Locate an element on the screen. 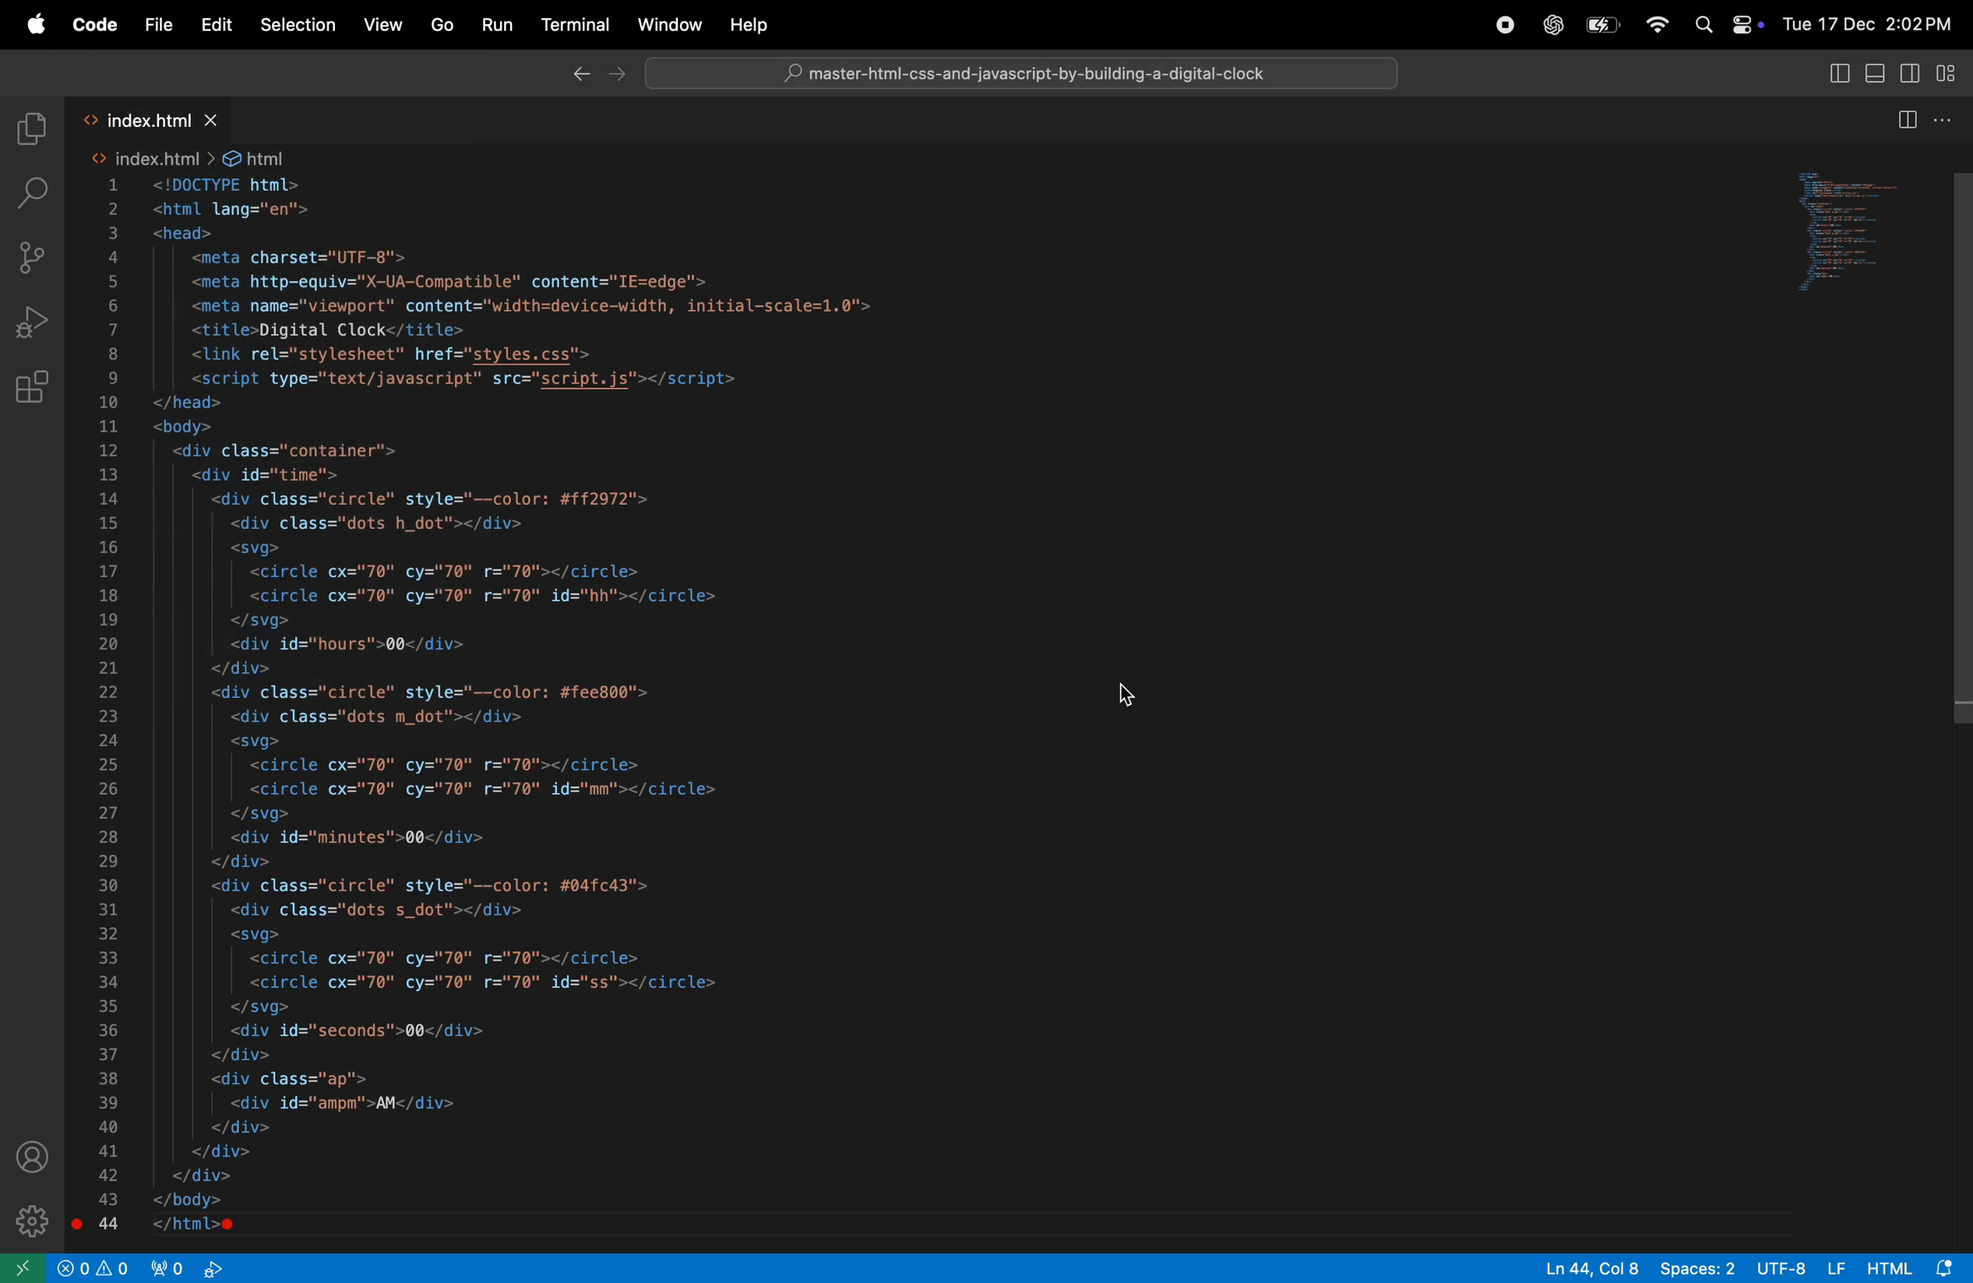  go is located at coordinates (444, 26).